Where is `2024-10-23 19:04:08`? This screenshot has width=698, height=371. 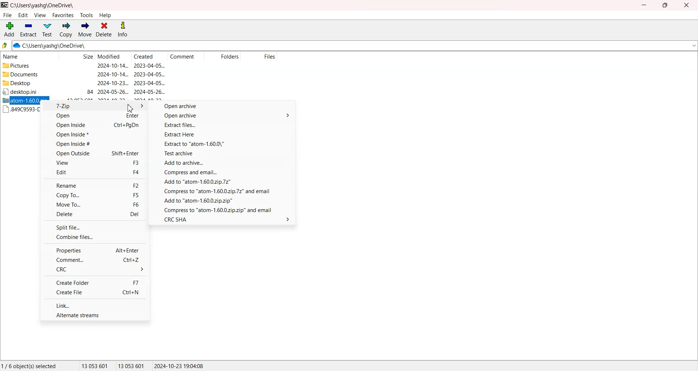
2024-10-23 19:04:08 is located at coordinates (180, 366).